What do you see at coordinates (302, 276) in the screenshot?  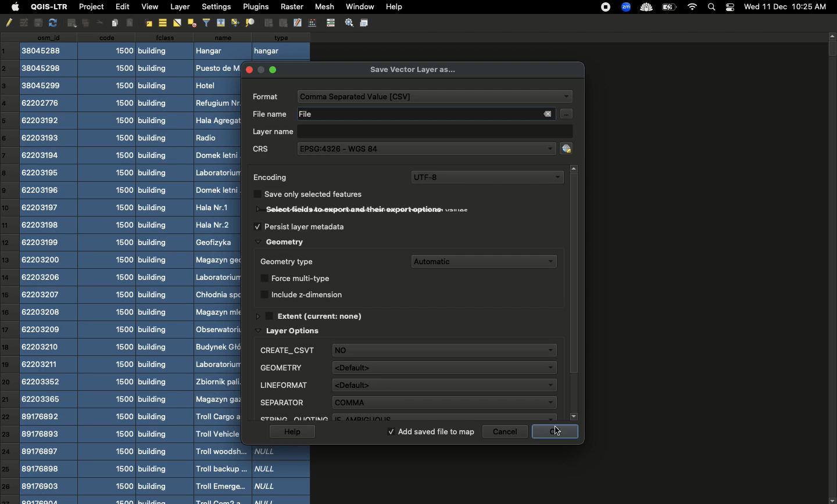 I see `Force multi type` at bounding box center [302, 276].